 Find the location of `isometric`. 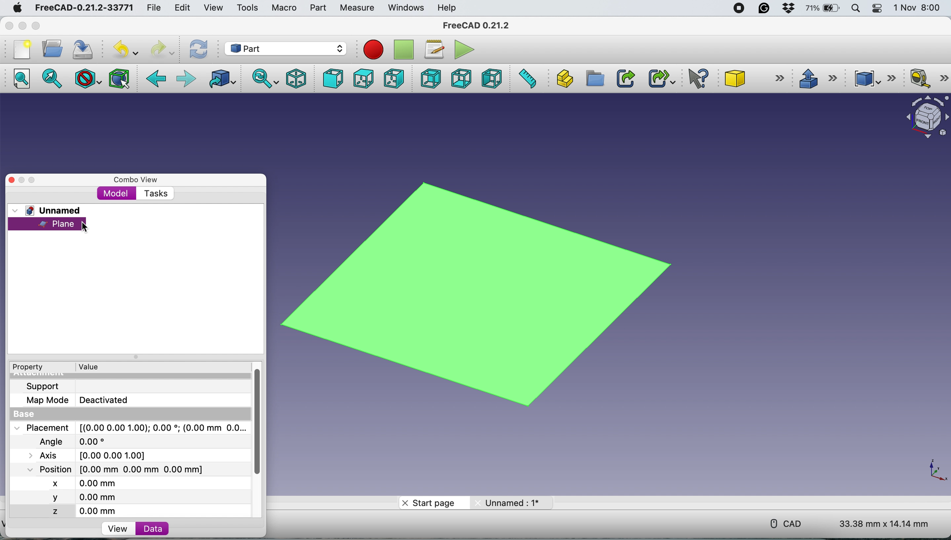

isometric is located at coordinates (295, 80).